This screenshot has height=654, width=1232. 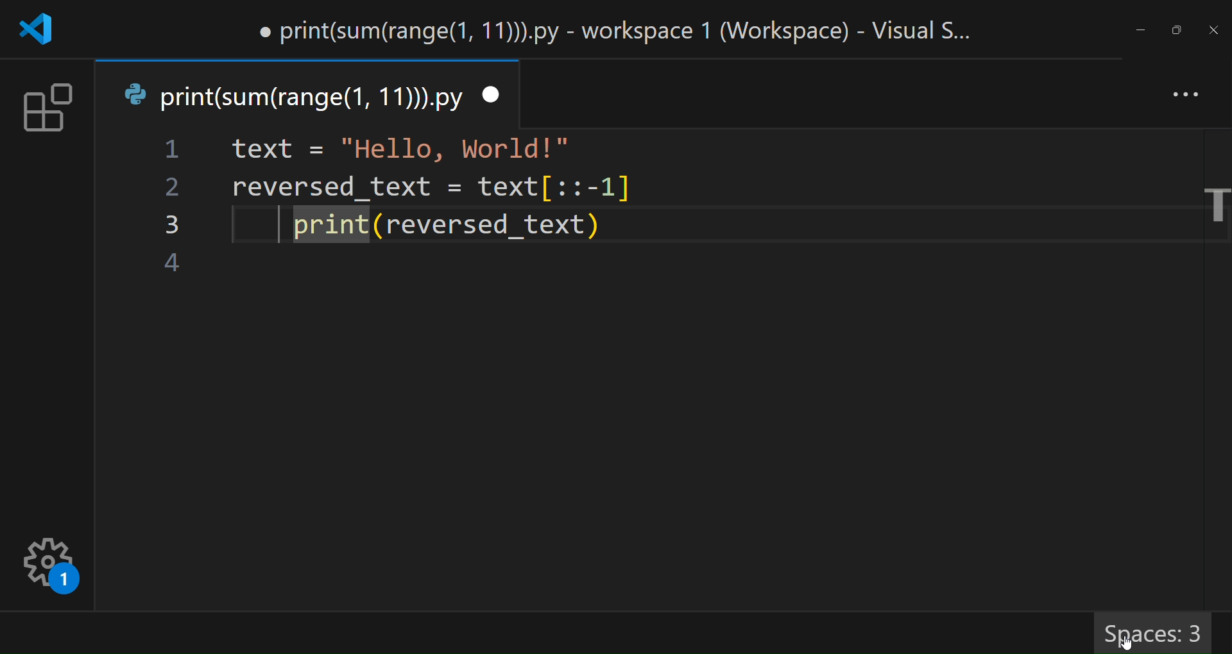 I want to click on code, so click(x=492, y=225).